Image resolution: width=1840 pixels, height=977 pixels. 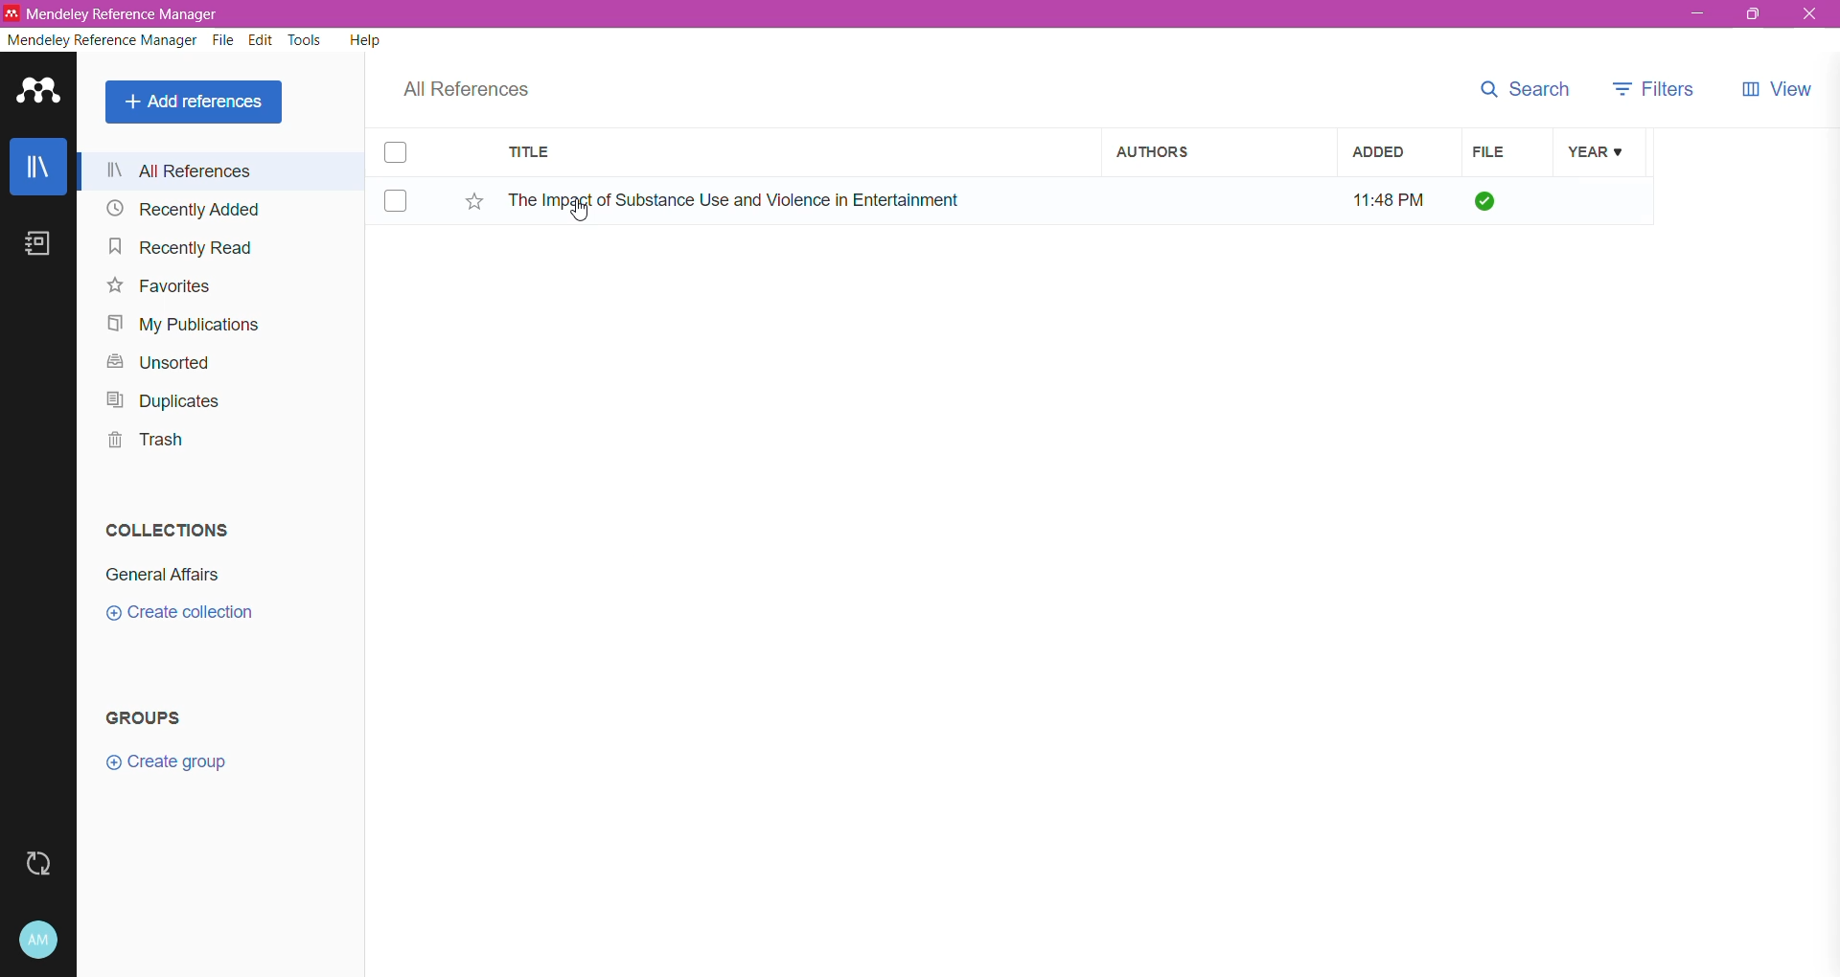 What do you see at coordinates (148, 446) in the screenshot?
I see `Trash` at bounding box center [148, 446].